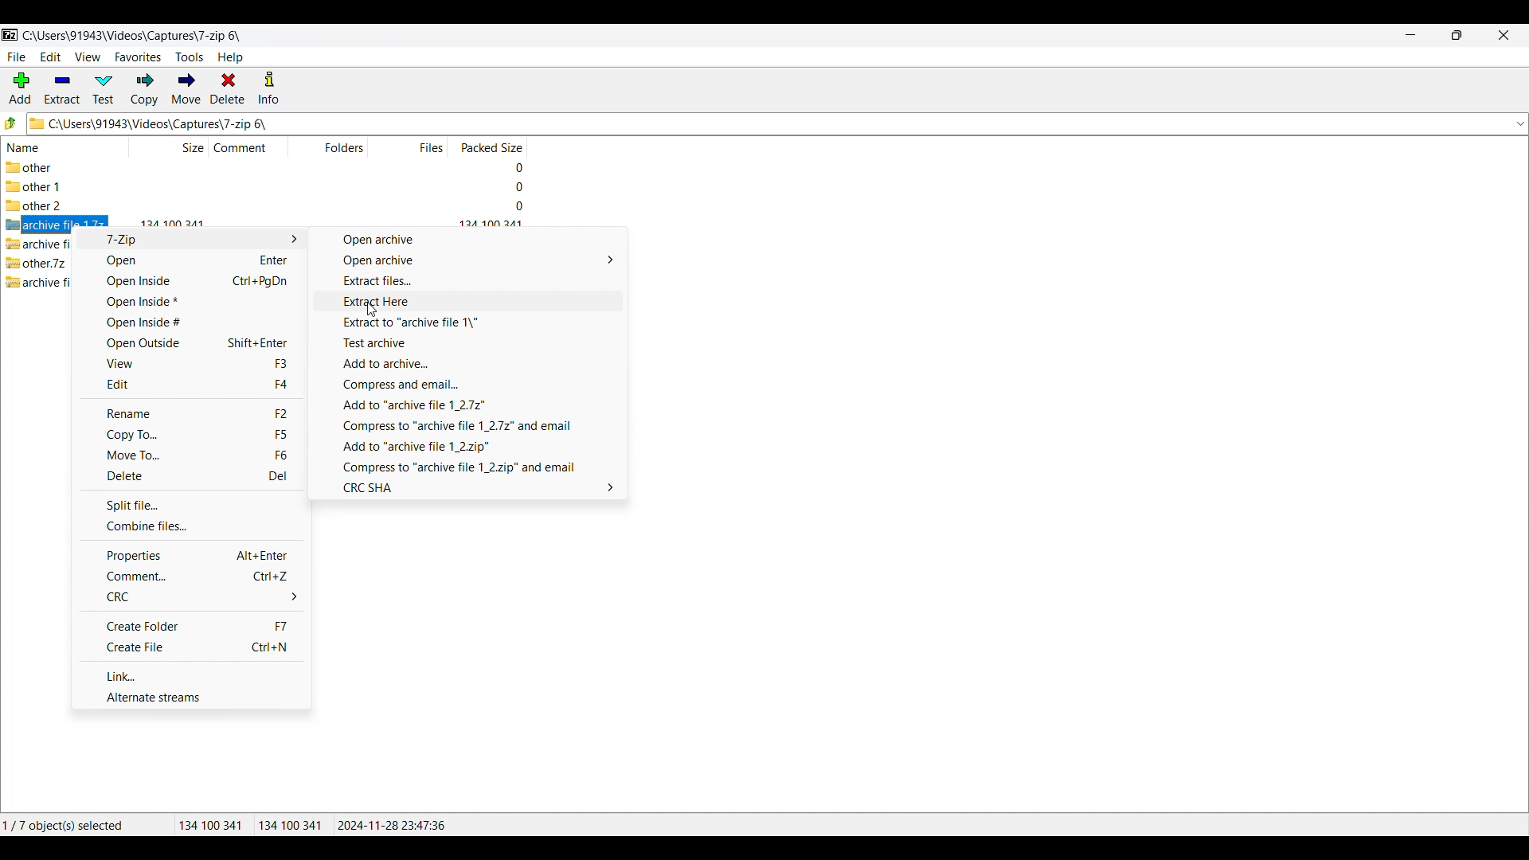 This screenshot has height=860, width=1529. I want to click on Test, so click(104, 89).